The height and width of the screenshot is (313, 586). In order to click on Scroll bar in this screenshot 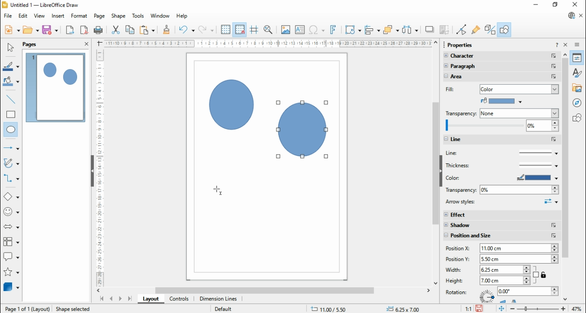, I will do `click(565, 175)`.